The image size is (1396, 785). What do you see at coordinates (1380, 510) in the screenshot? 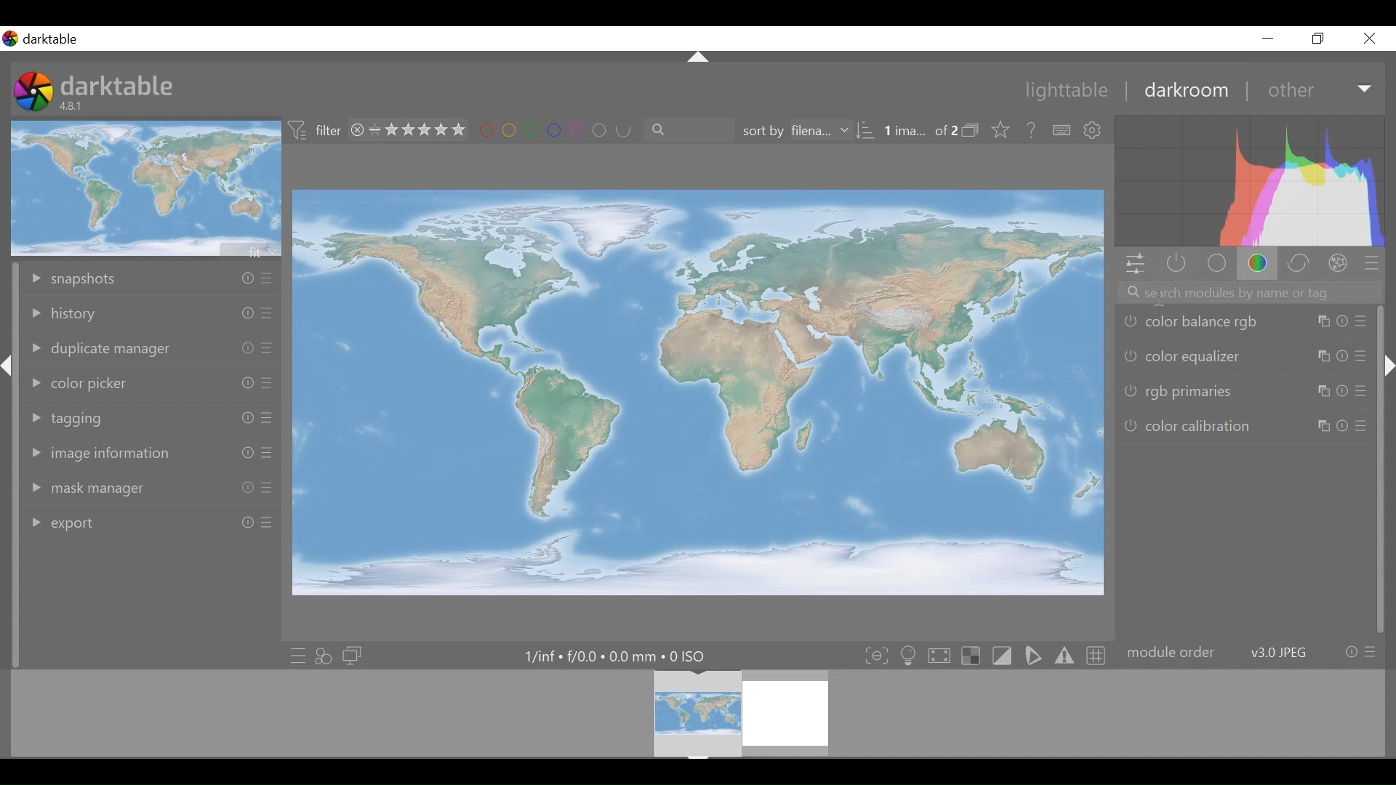
I see `vertical scroll bar` at bounding box center [1380, 510].